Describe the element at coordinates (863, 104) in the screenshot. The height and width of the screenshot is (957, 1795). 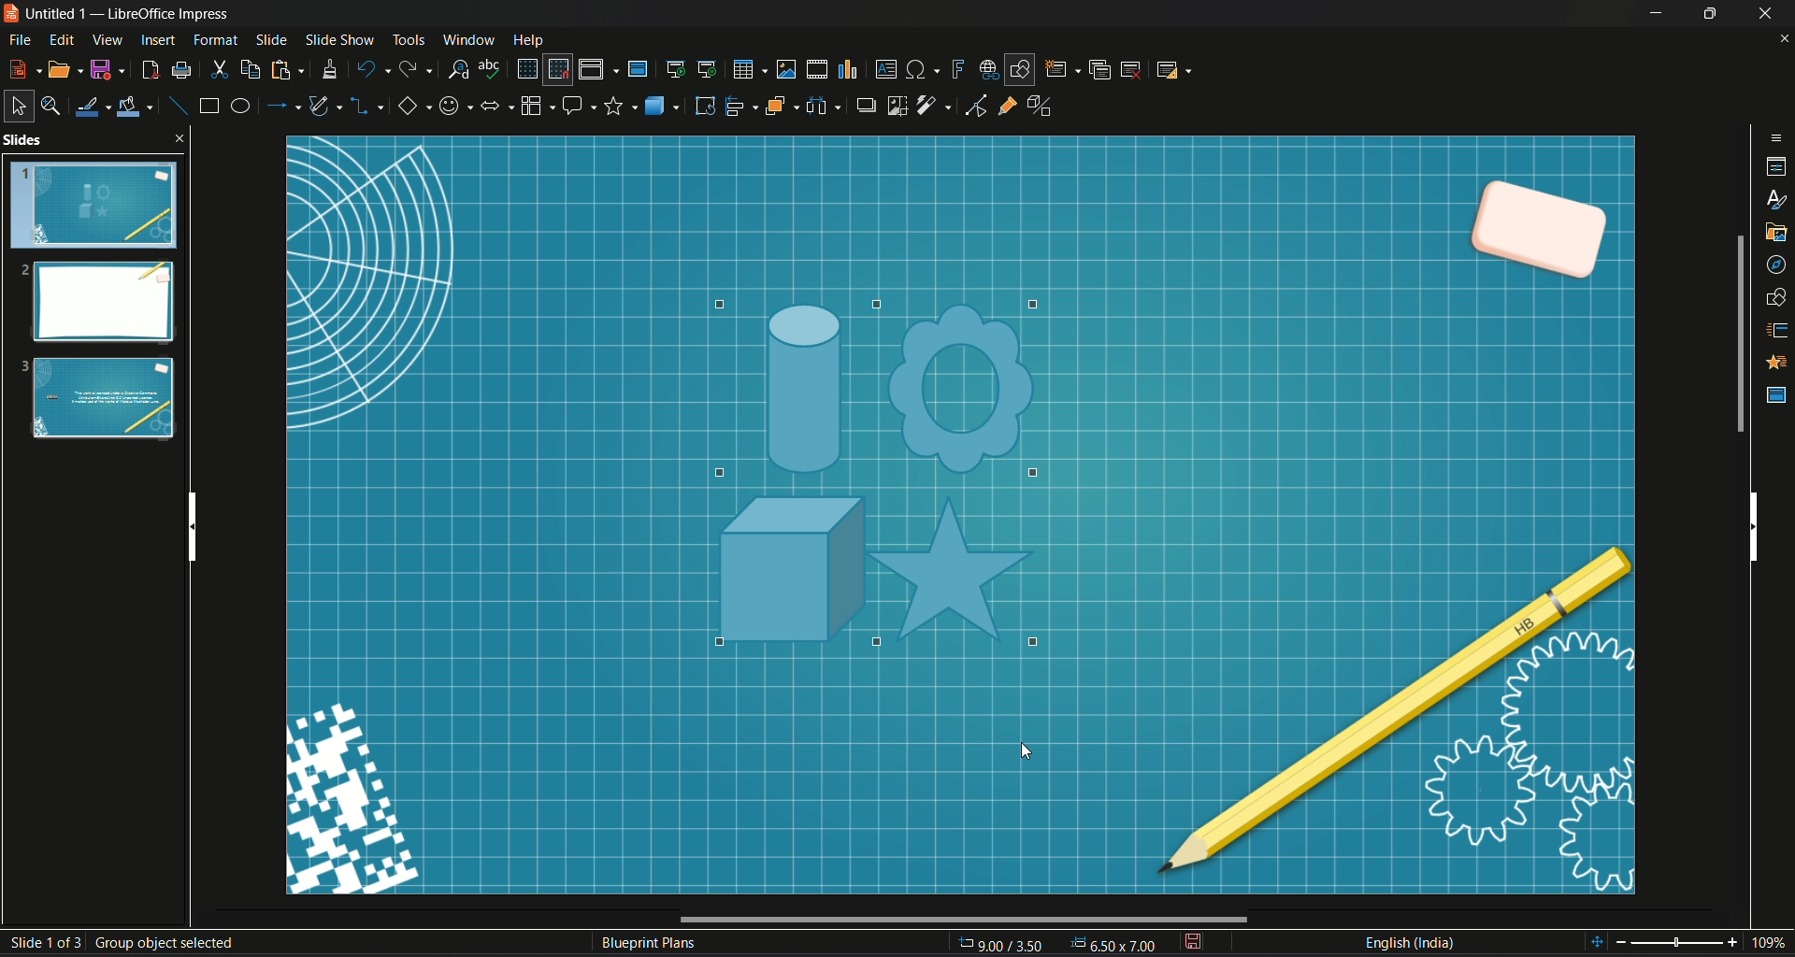
I see `shadow` at that location.